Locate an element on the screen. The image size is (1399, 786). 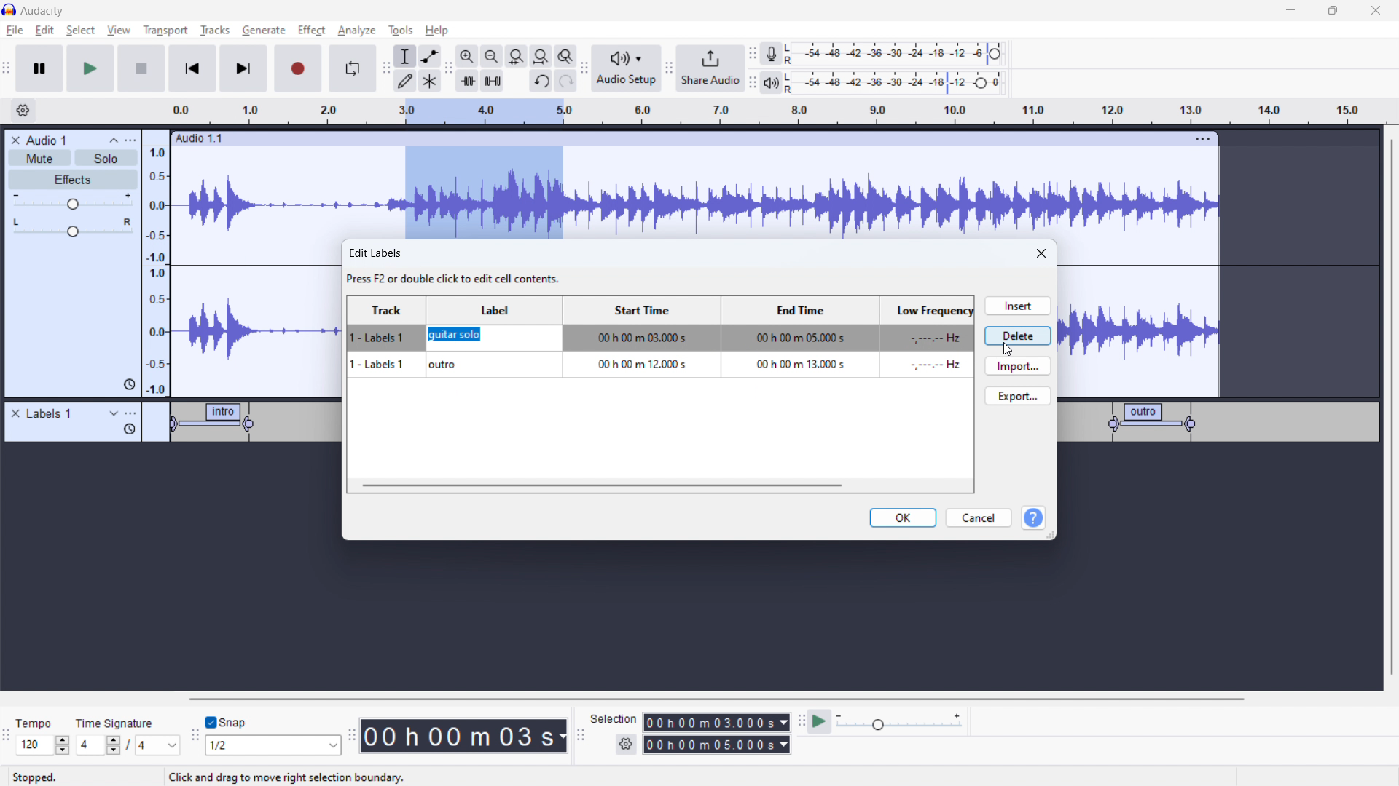
end time is located at coordinates (796, 350).